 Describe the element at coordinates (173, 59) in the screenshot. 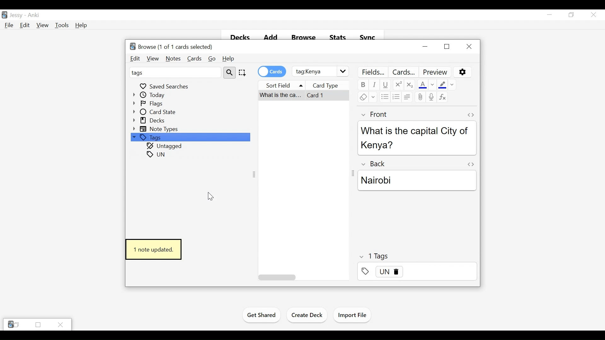

I see `Notes` at that location.